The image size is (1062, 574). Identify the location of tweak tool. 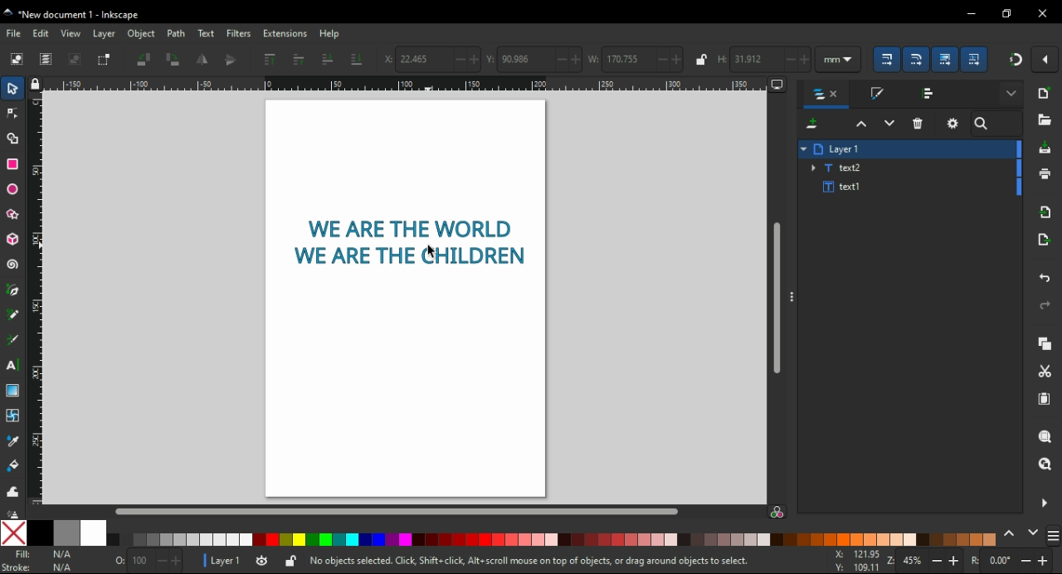
(13, 489).